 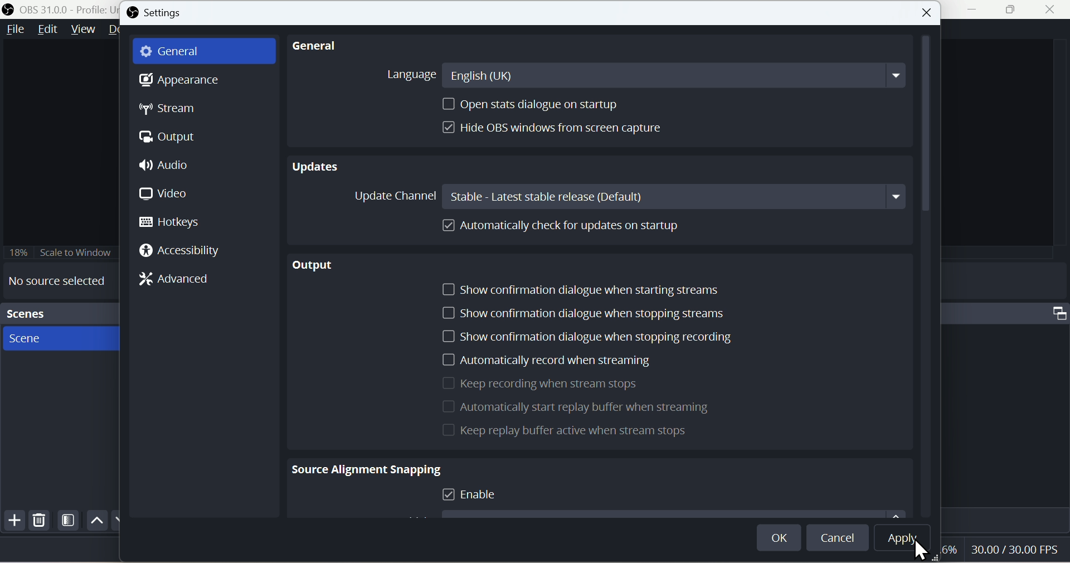 What do you see at coordinates (393, 195) in the screenshot?
I see `Update Channel` at bounding box center [393, 195].